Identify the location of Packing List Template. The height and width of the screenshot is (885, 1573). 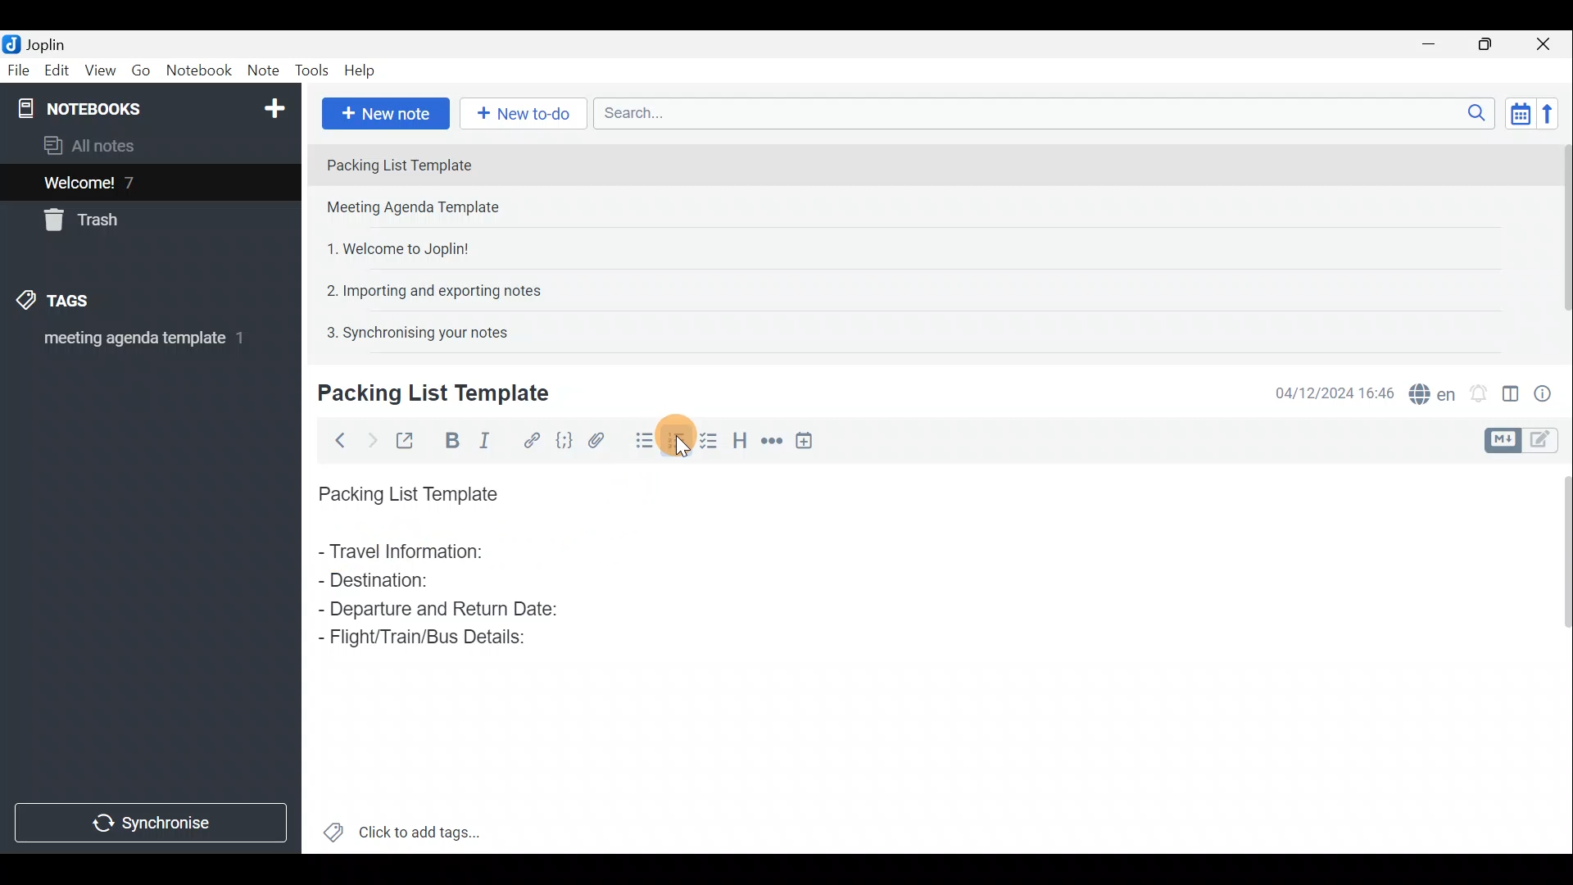
(405, 489).